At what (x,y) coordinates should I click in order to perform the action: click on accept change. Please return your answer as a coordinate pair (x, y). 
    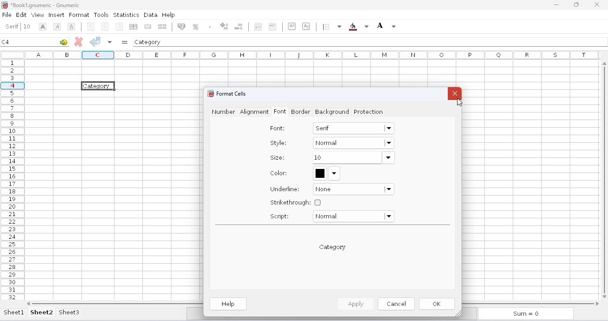
    Looking at the image, I should click on (95, 41).